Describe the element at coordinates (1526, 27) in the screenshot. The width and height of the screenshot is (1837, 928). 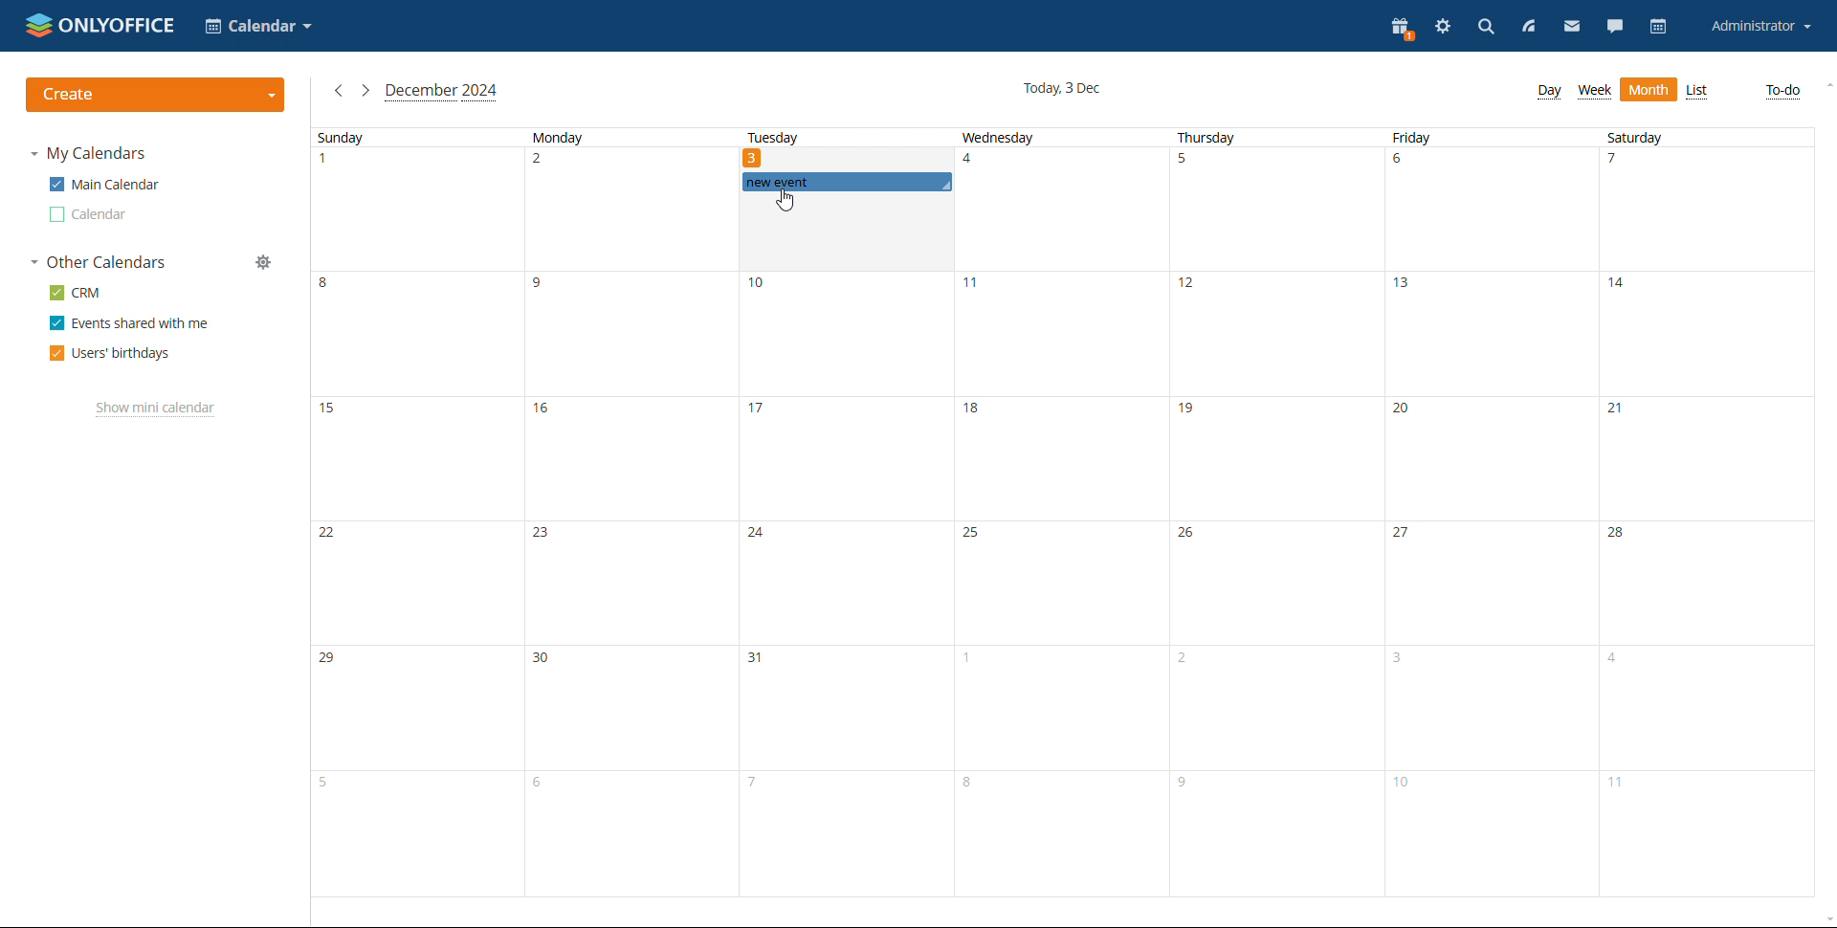
I see `feed` at that location.